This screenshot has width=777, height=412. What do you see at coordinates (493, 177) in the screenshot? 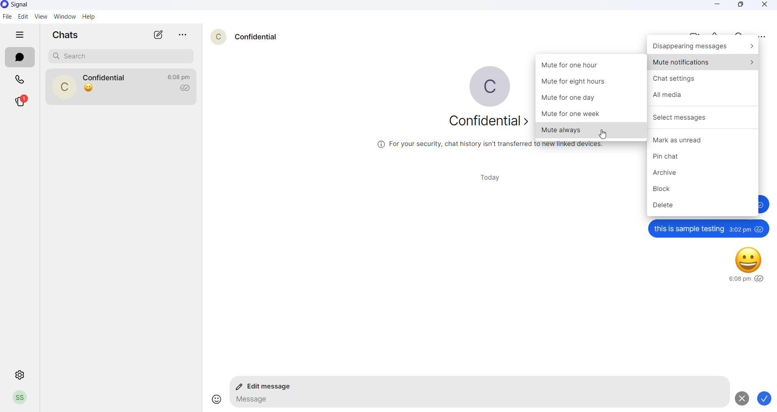
I see `today heading` at bounding box center [493, 177].